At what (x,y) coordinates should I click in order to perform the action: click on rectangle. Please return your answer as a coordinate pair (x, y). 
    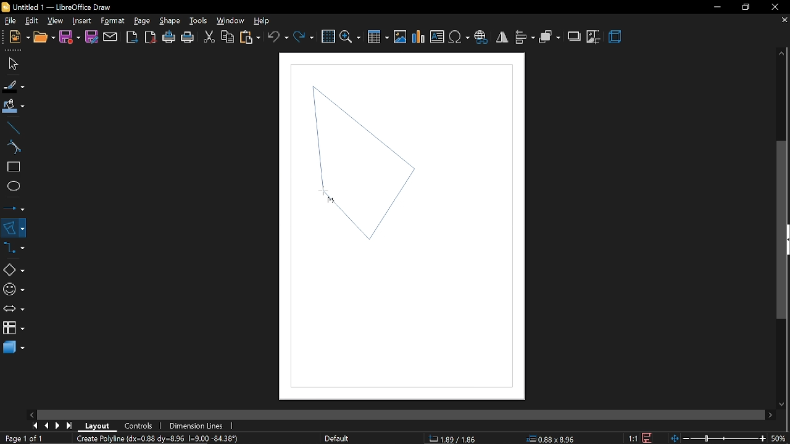
    Looking at the image, I should click on (12, 168).